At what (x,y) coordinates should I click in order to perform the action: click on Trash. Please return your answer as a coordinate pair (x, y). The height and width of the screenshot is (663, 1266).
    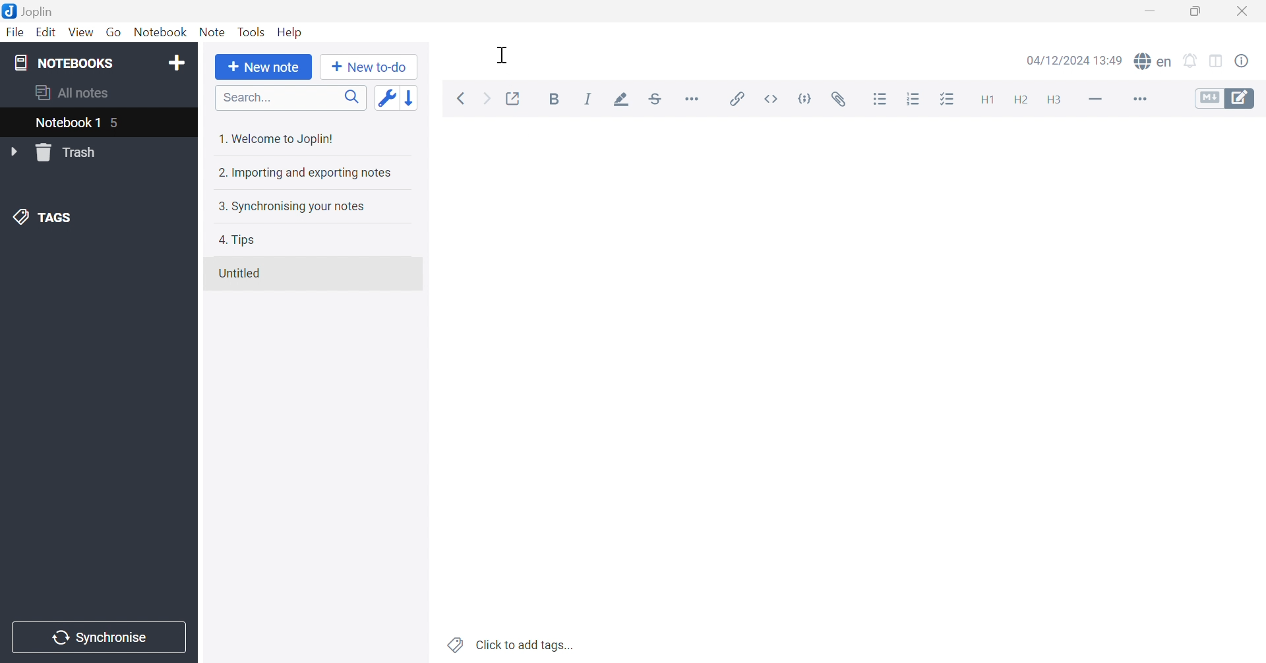
    Looking at the image, I should click on (74, 152).